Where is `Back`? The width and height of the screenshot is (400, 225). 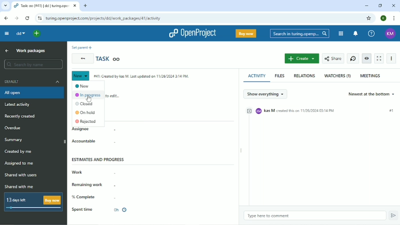 Back is located at coordinates (6, 18).